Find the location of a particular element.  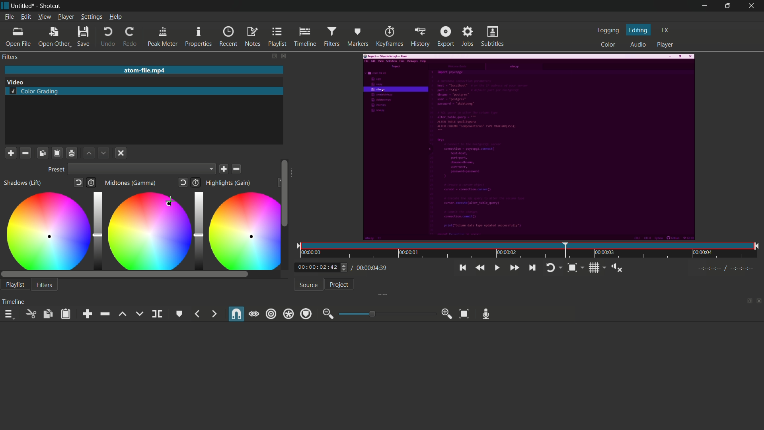

highlights(gain) is located at coordinates (229, 183).